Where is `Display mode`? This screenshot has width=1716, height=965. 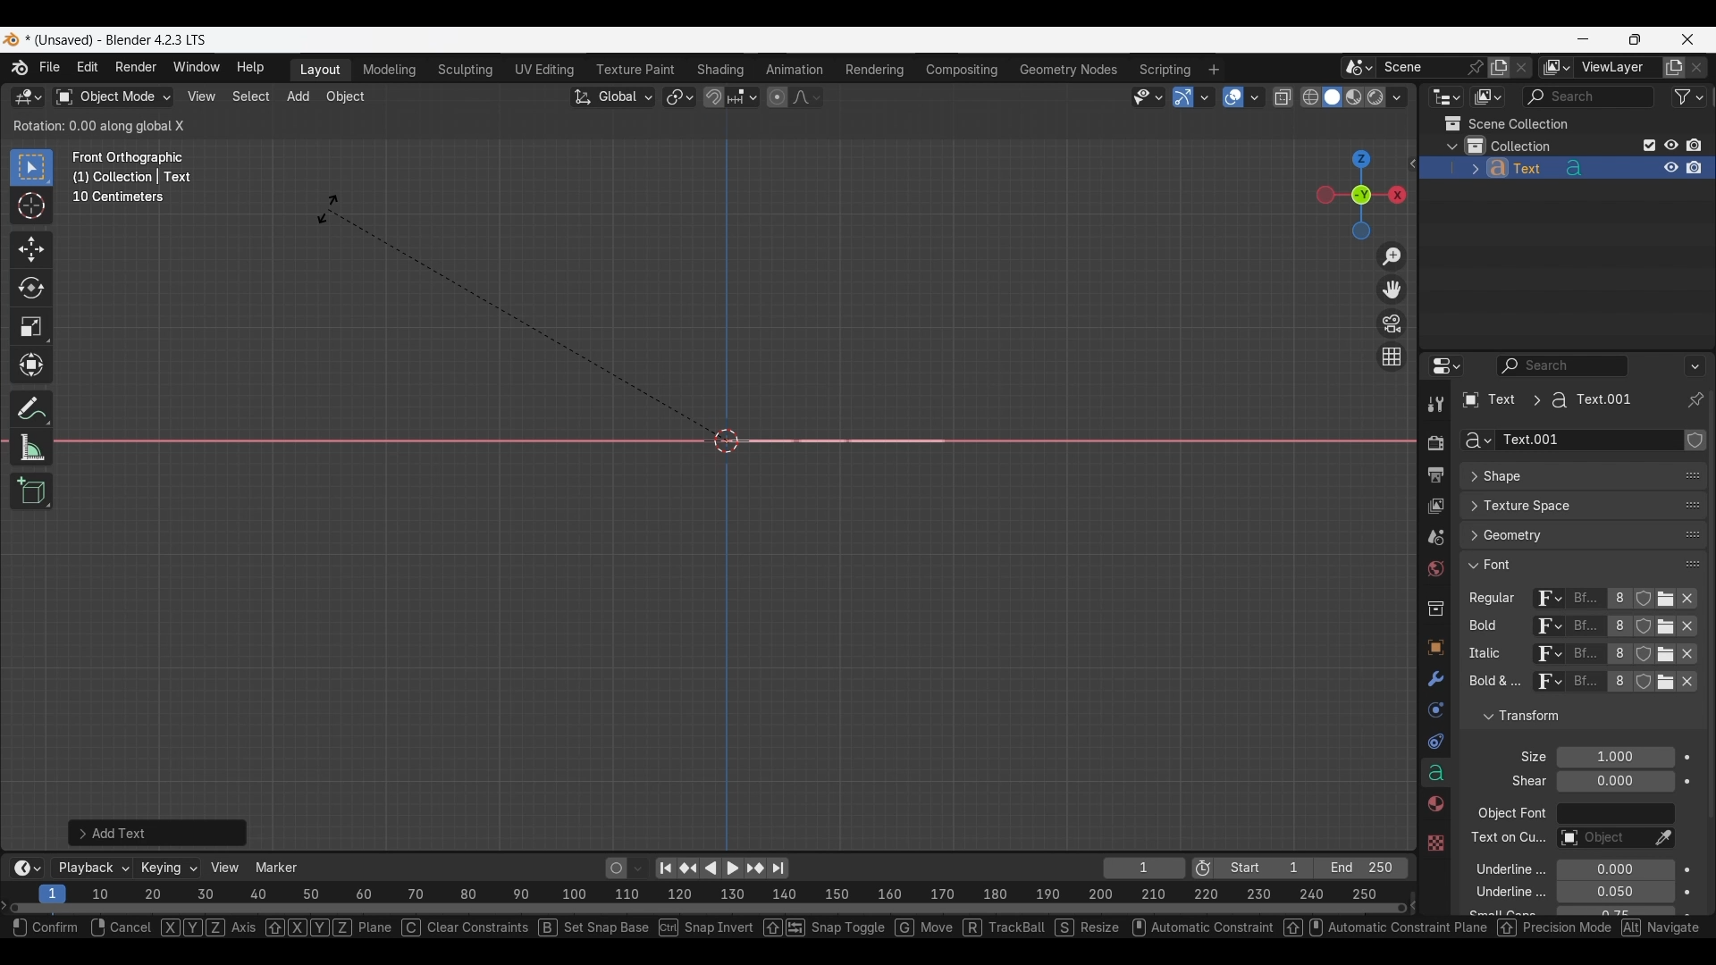 Display mode is located at coordinates (1487, 97).